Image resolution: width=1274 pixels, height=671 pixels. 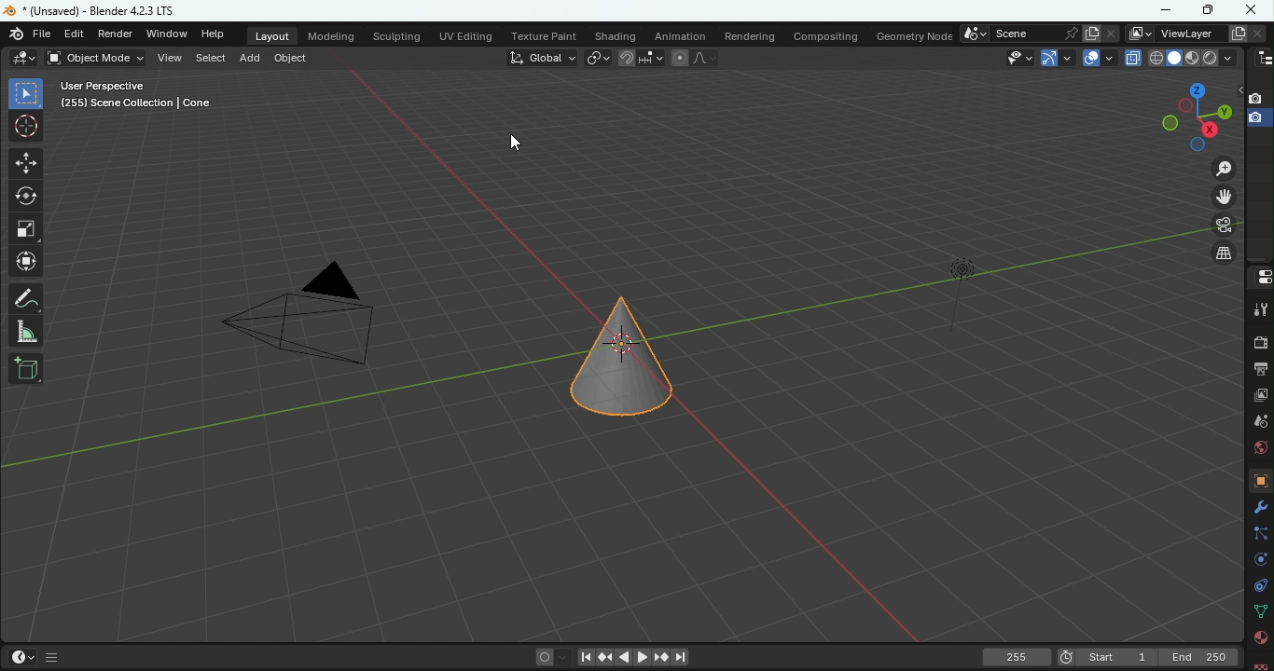 I want to click on Use preview range, so click(x=1066, y=655).